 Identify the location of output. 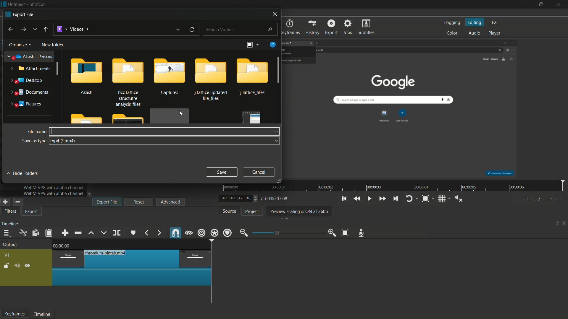
(12, 245).